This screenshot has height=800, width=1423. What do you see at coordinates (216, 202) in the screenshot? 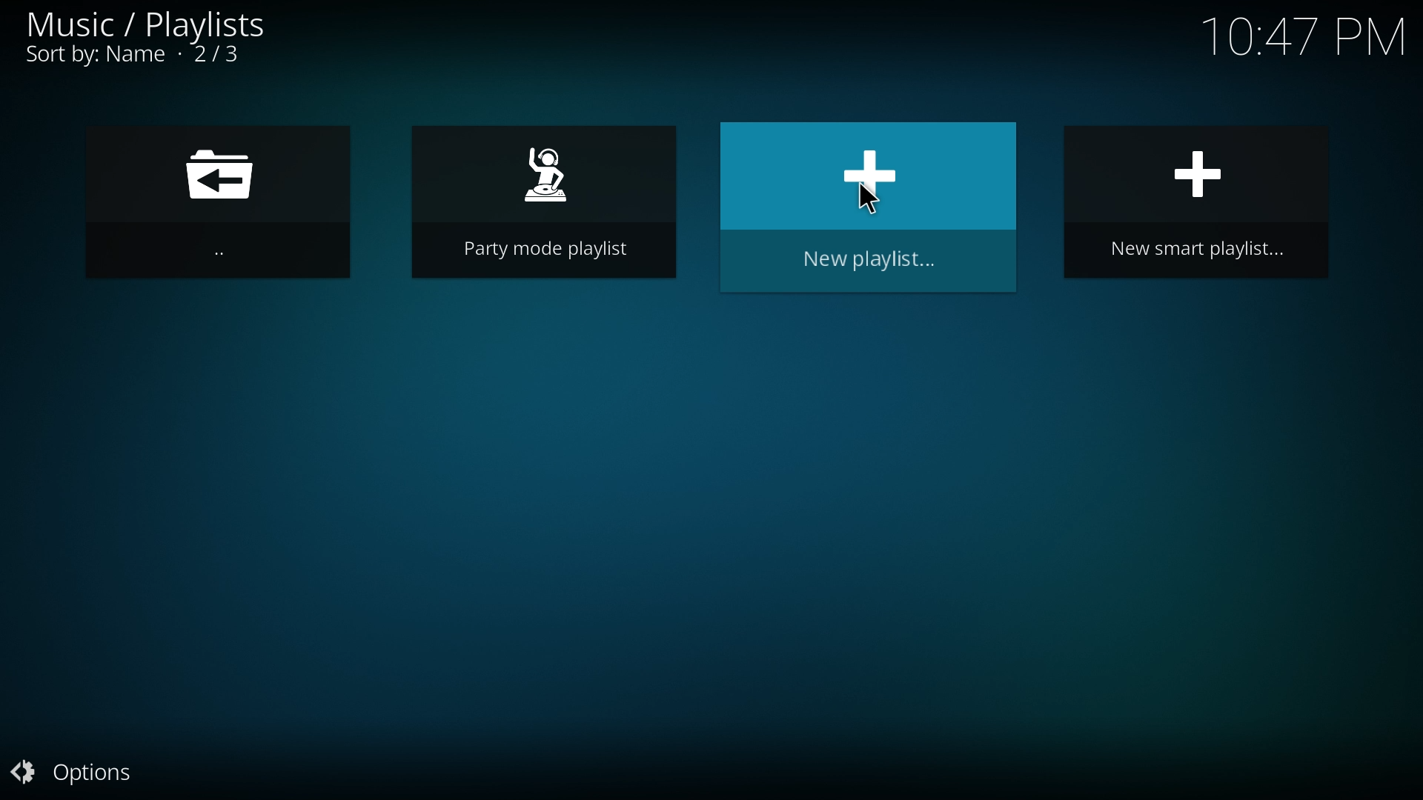
I see `go back` at bounding box center [216, 202].